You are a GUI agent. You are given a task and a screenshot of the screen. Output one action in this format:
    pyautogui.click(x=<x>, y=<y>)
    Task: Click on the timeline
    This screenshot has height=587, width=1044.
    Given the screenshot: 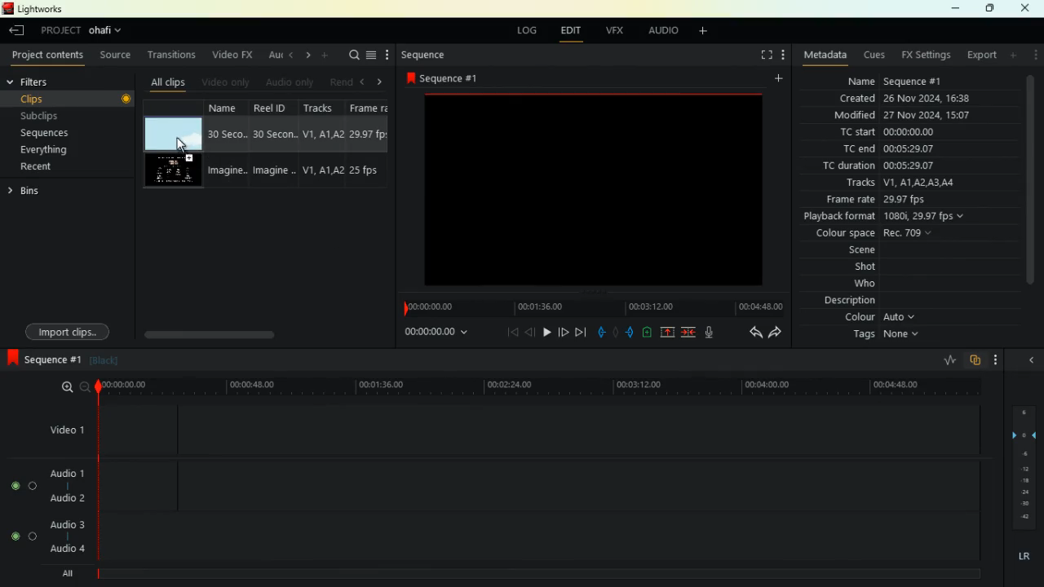 What is the action you would take?
    pyautogui.click(x=537, y=386)
    